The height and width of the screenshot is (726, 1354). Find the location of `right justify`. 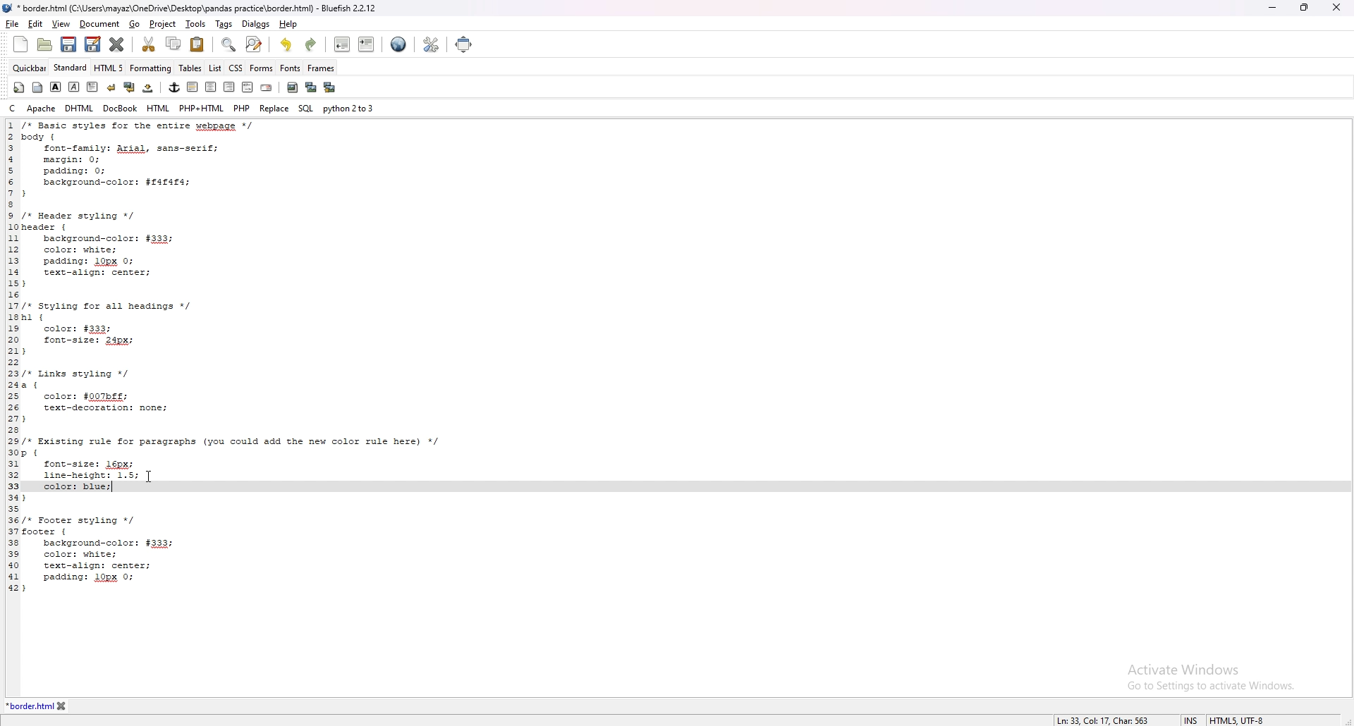

right justify is located at coordinates (231, 87).